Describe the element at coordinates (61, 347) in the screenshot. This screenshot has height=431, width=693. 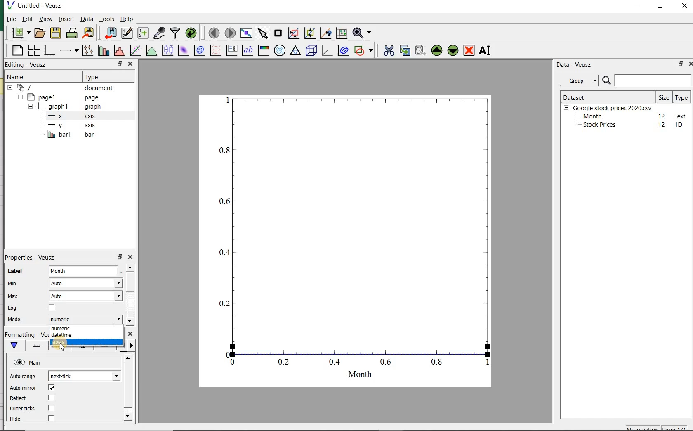
I see `cursor` at that location.